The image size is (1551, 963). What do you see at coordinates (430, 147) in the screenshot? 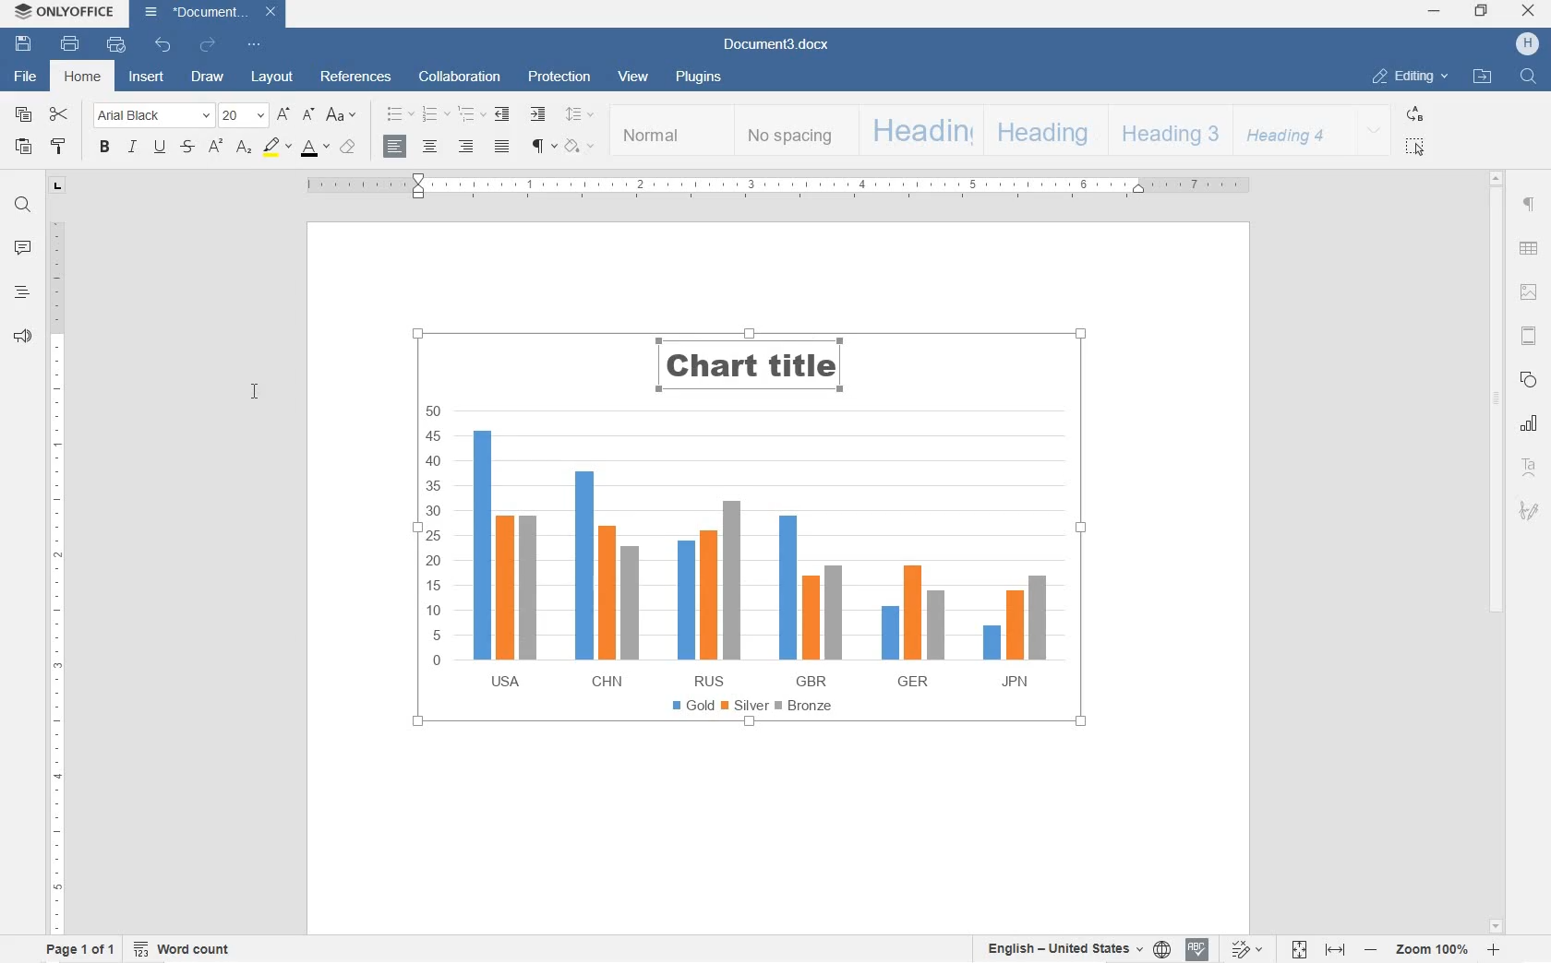
I see `CENTER ALIGN` at bounding box center [430, 147].